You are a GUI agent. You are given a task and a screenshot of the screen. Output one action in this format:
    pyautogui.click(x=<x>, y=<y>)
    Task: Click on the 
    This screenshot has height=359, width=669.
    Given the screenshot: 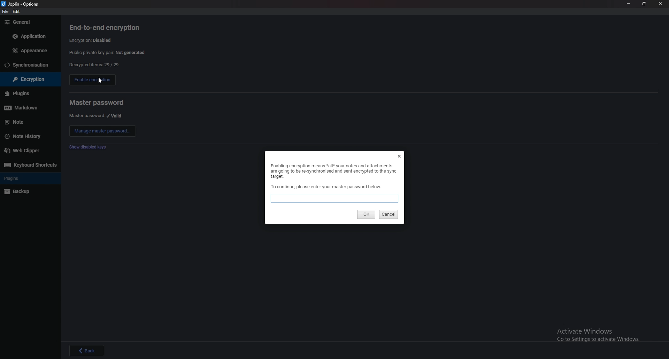 What is the action you would take?
    pyautogui.click(x=29, y=36)
    